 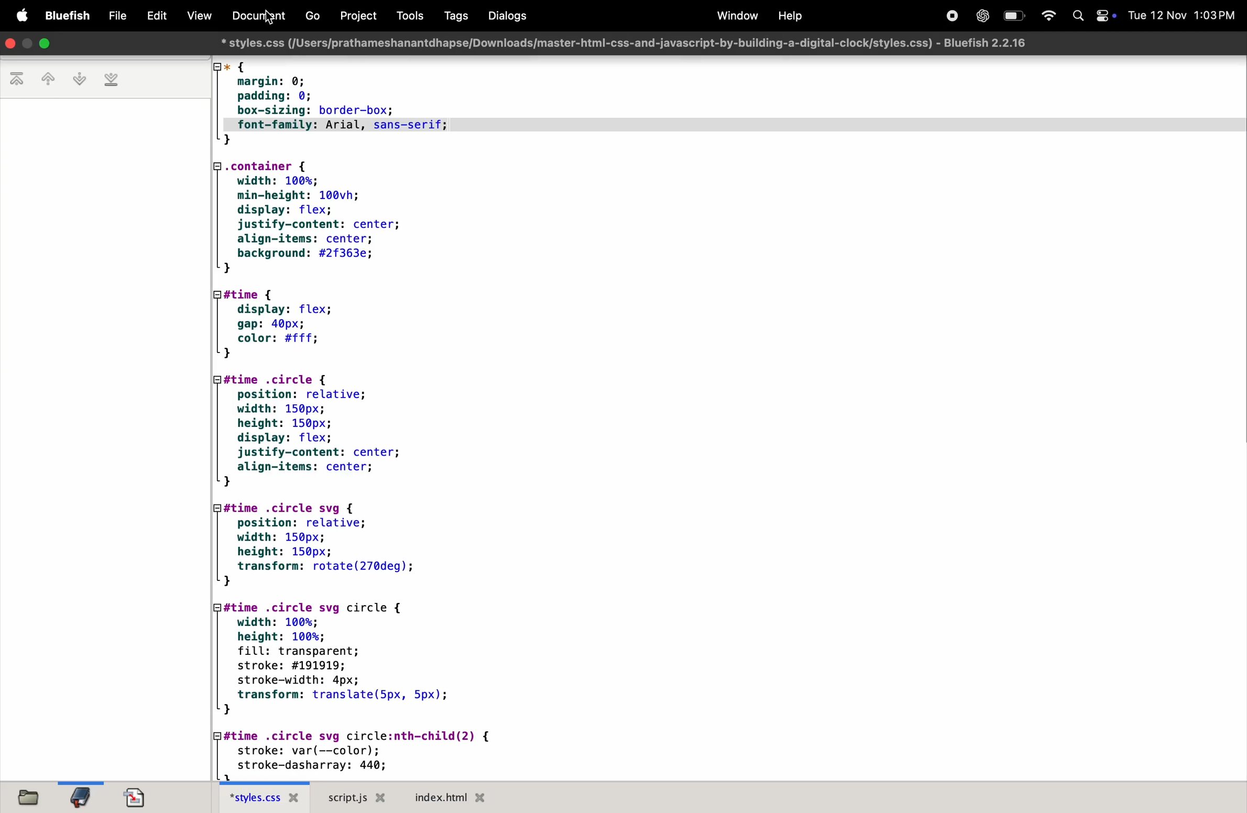 What do you see at coordinates (626, 43) in the screenshot?
I see `* styles.css (/Users/prathameshanantdhapse/Downloads/master-html-css-and-javascript-by-building-a-digital-clock/styles.css) - Bluefish 2.2.16` at bounding box center [626, 43].